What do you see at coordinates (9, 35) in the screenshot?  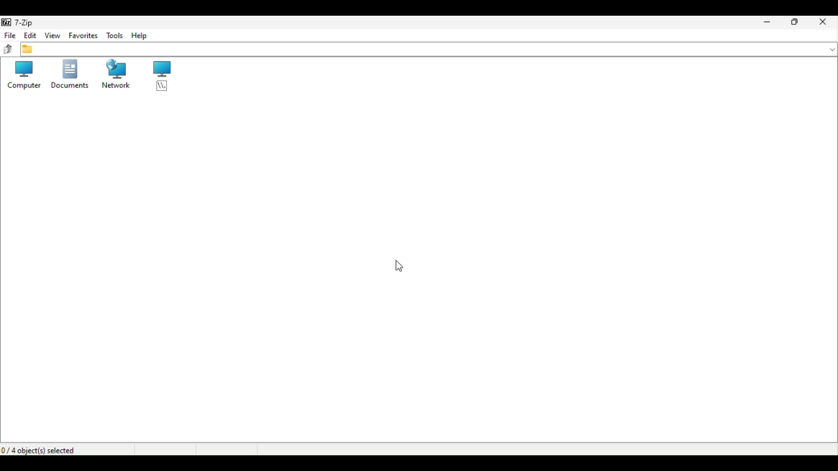 I see `File` at bounding box center [9, 35].